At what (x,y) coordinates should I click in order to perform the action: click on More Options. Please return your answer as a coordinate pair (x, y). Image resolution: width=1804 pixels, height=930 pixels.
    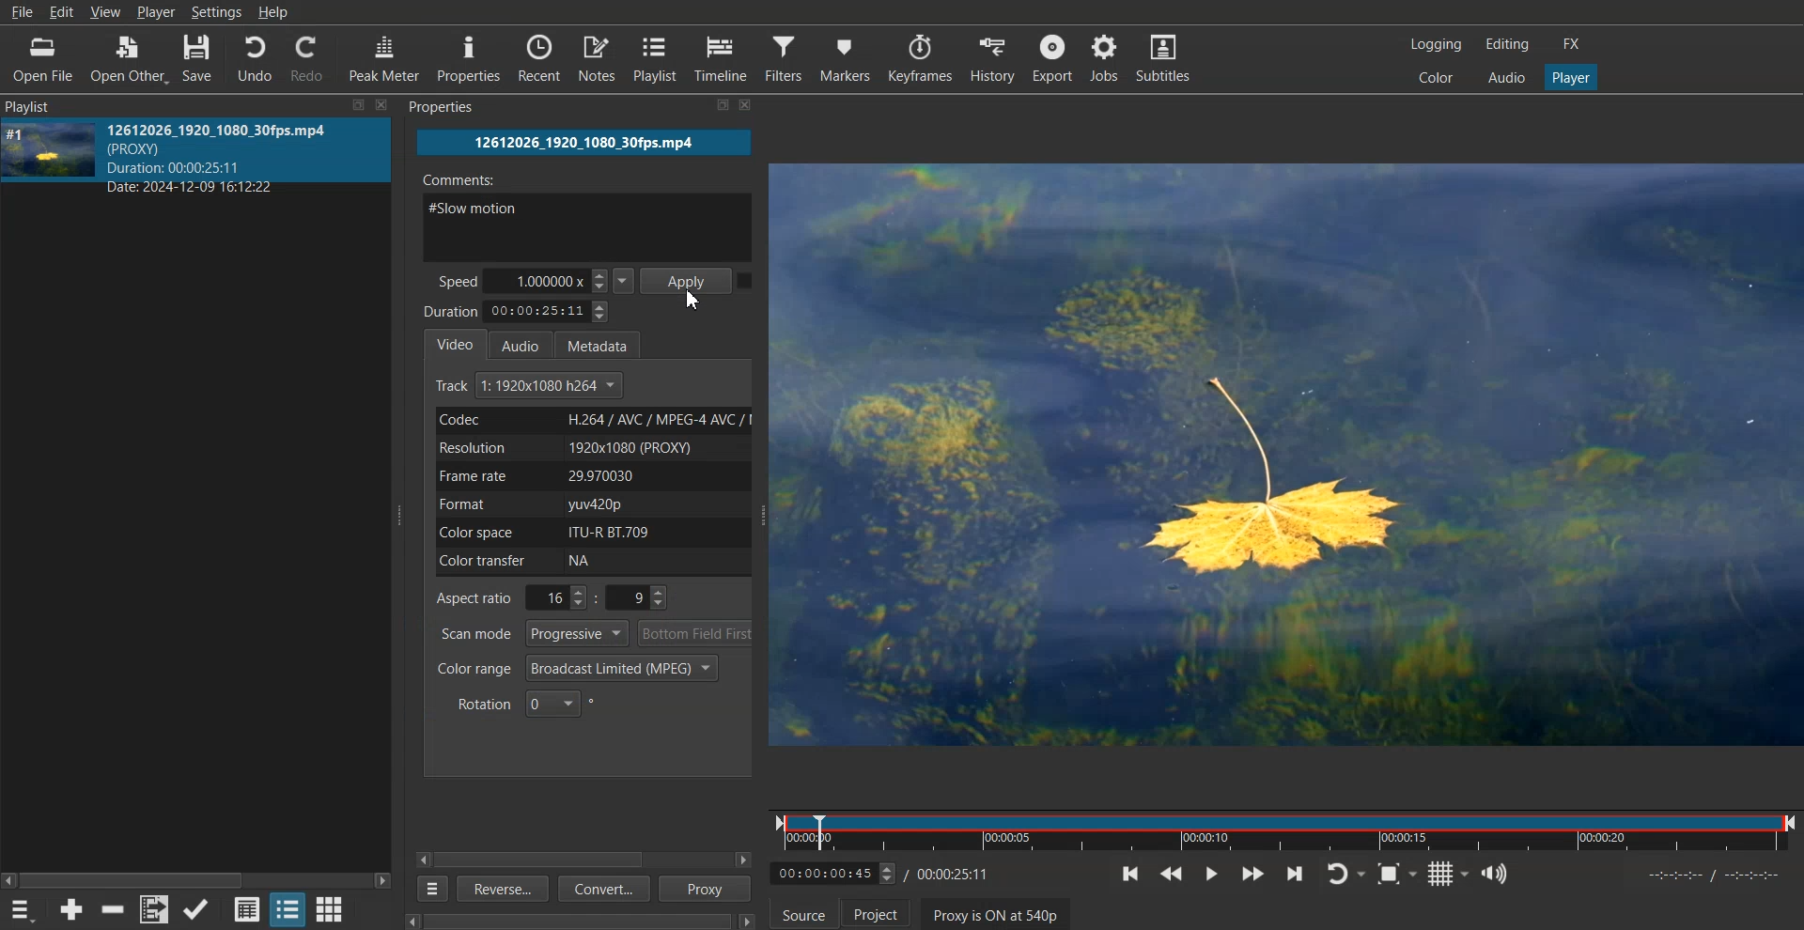
    Looking at the image, I should click on (428, 889).